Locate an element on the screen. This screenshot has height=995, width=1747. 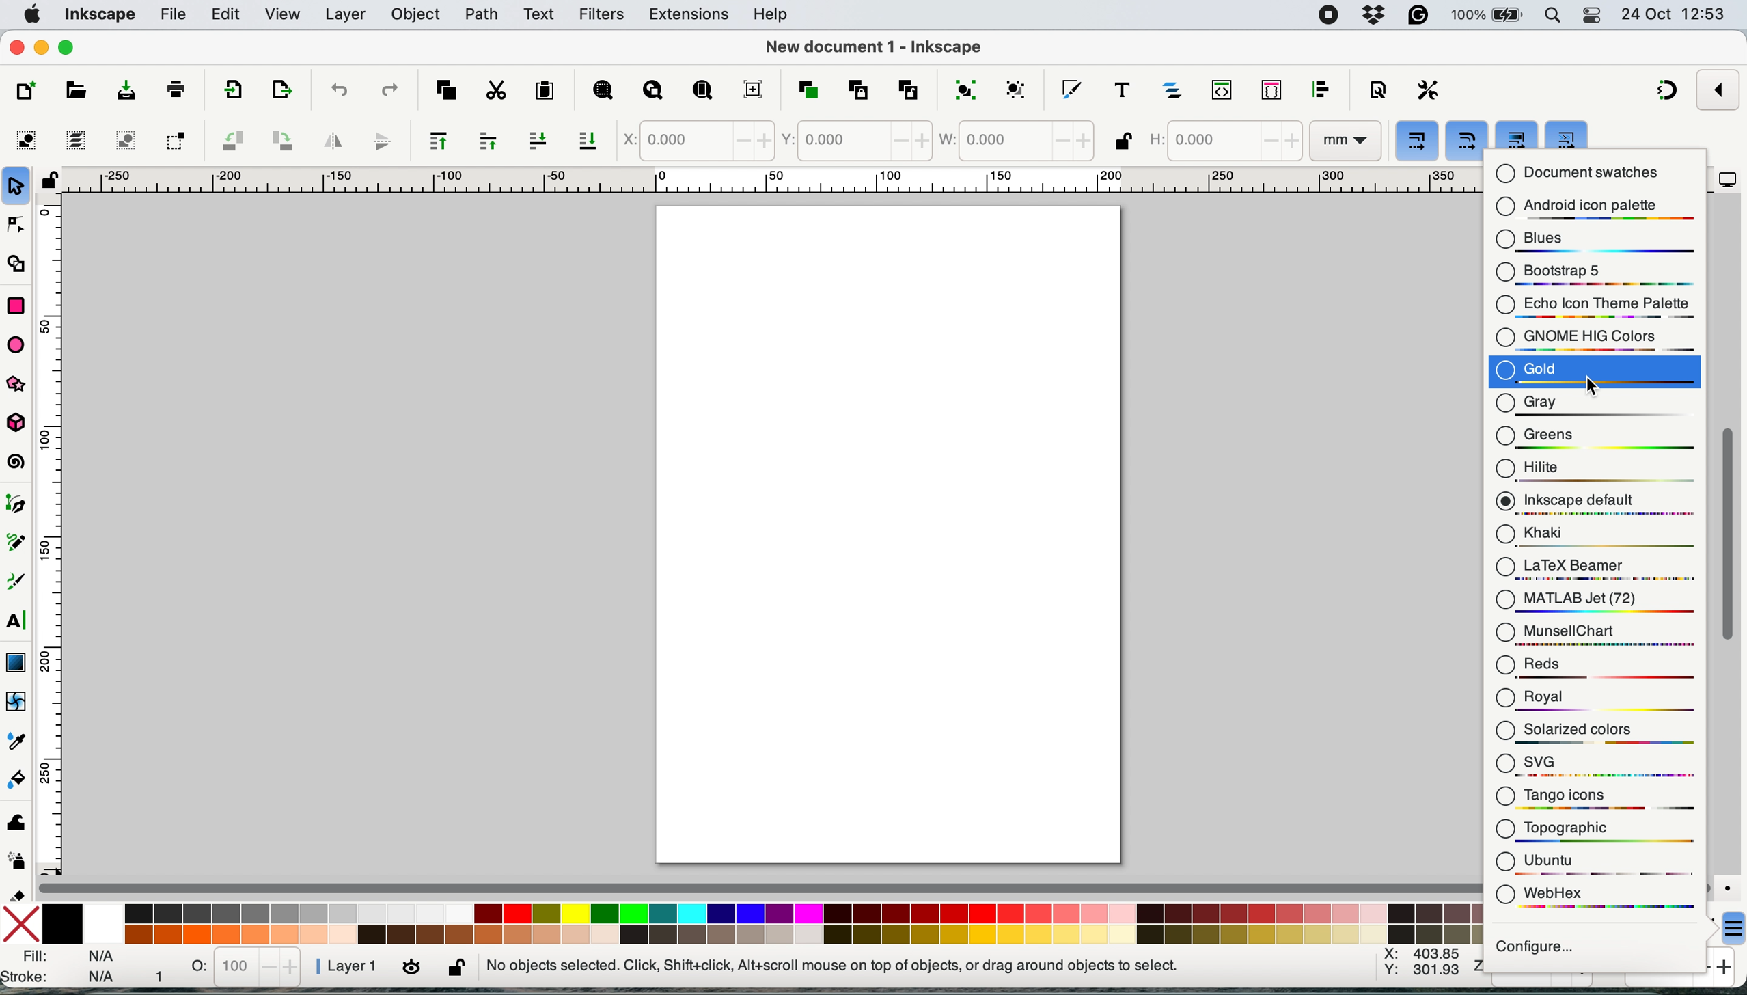
selectors and css is located at coordinates (1270, 91).